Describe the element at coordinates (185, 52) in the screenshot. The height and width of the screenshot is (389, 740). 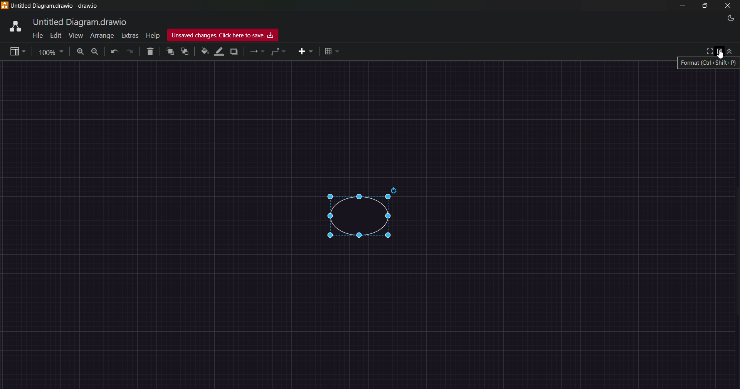
I see `to back` at that location.